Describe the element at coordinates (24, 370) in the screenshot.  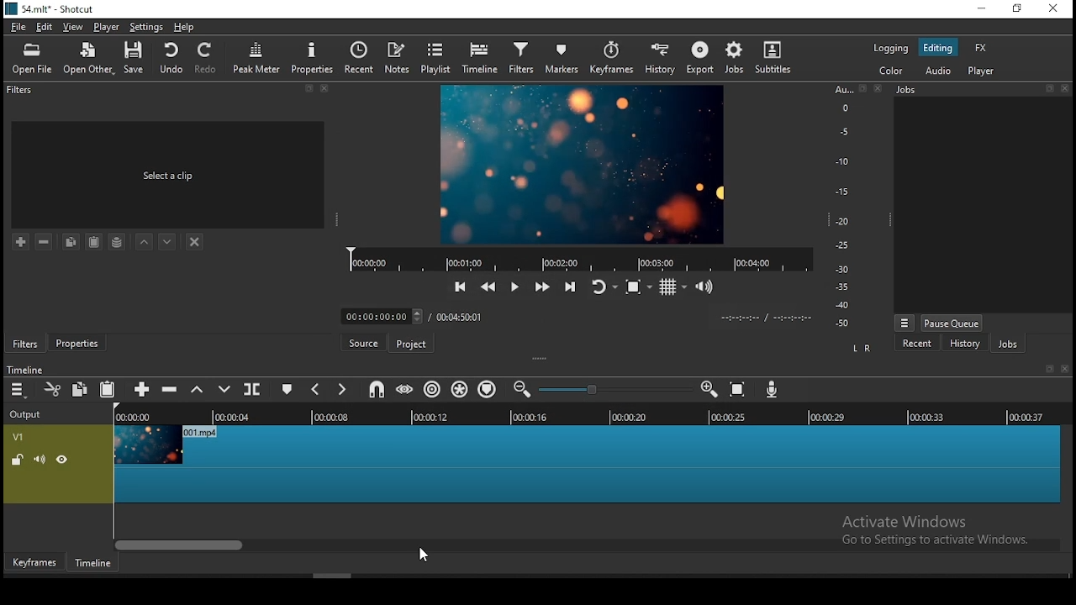
I see `timeline` at that location.